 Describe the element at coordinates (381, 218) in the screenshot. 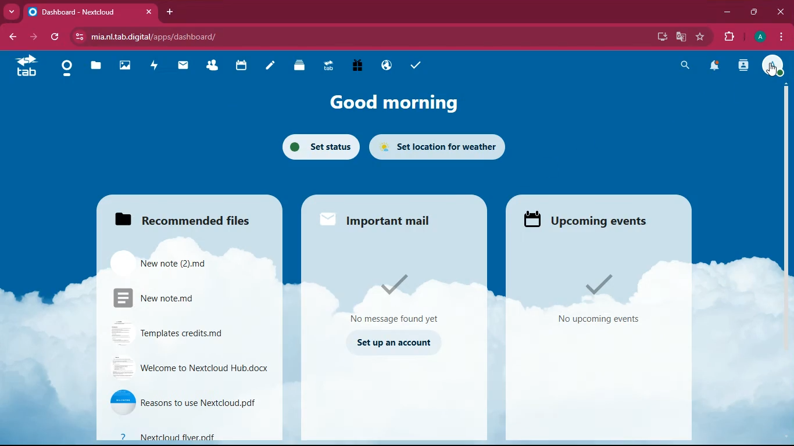

I see `mail` at that location.